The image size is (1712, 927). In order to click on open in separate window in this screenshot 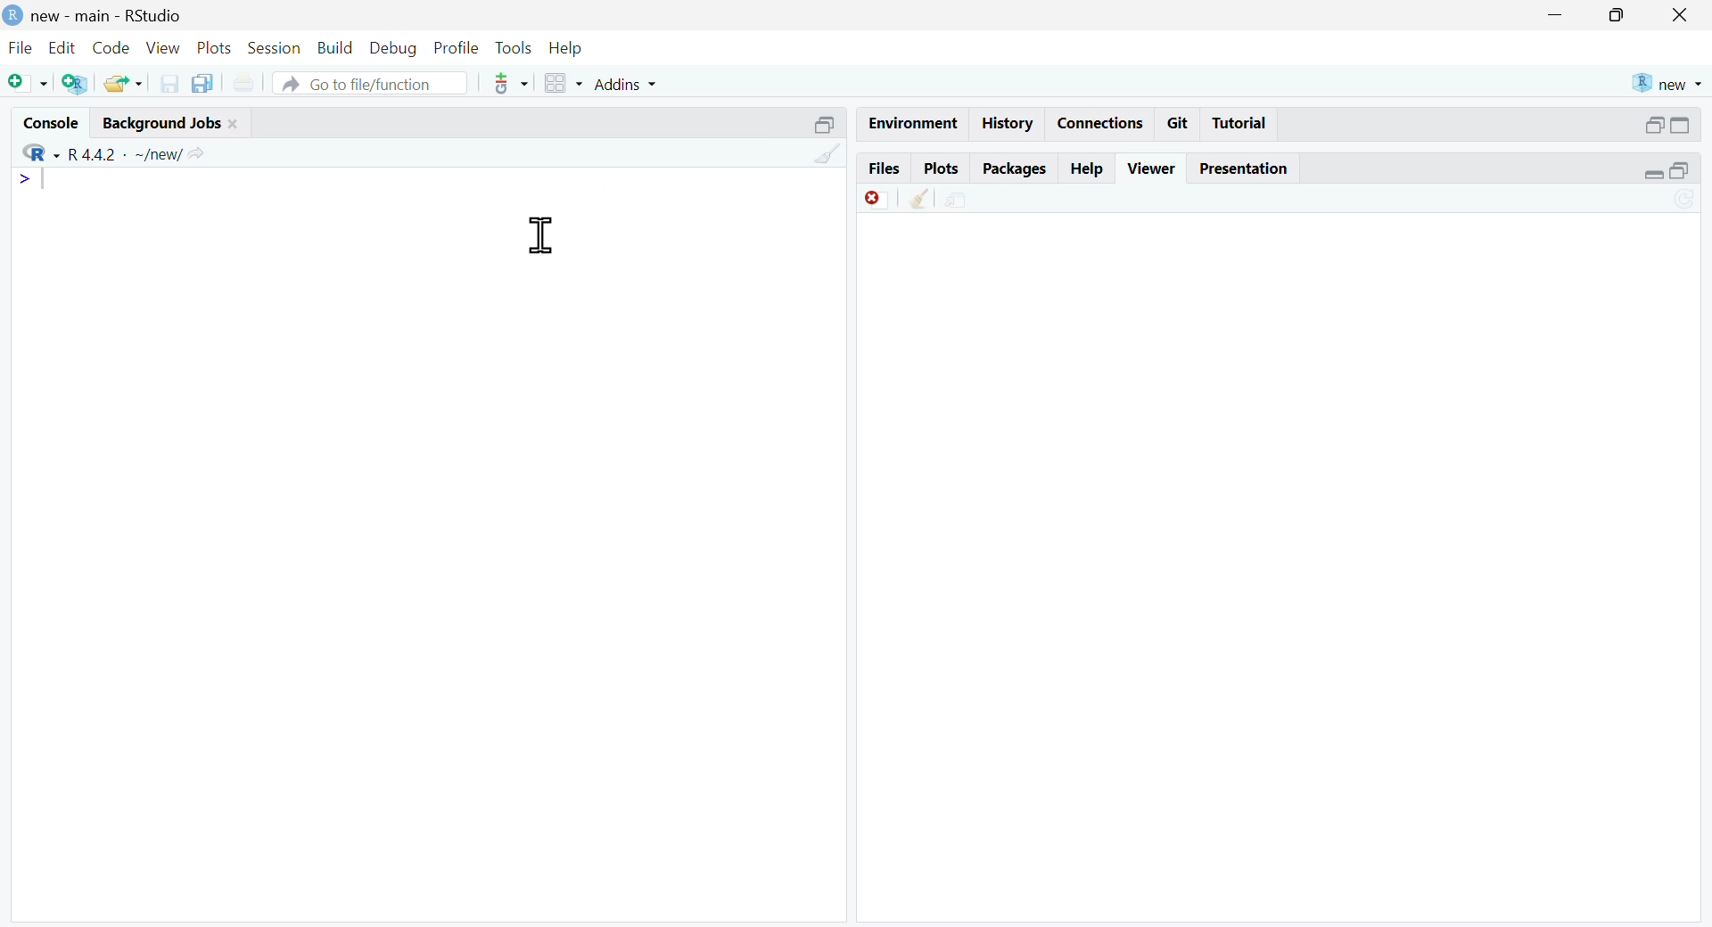, I will do `click(1655, 125)`.